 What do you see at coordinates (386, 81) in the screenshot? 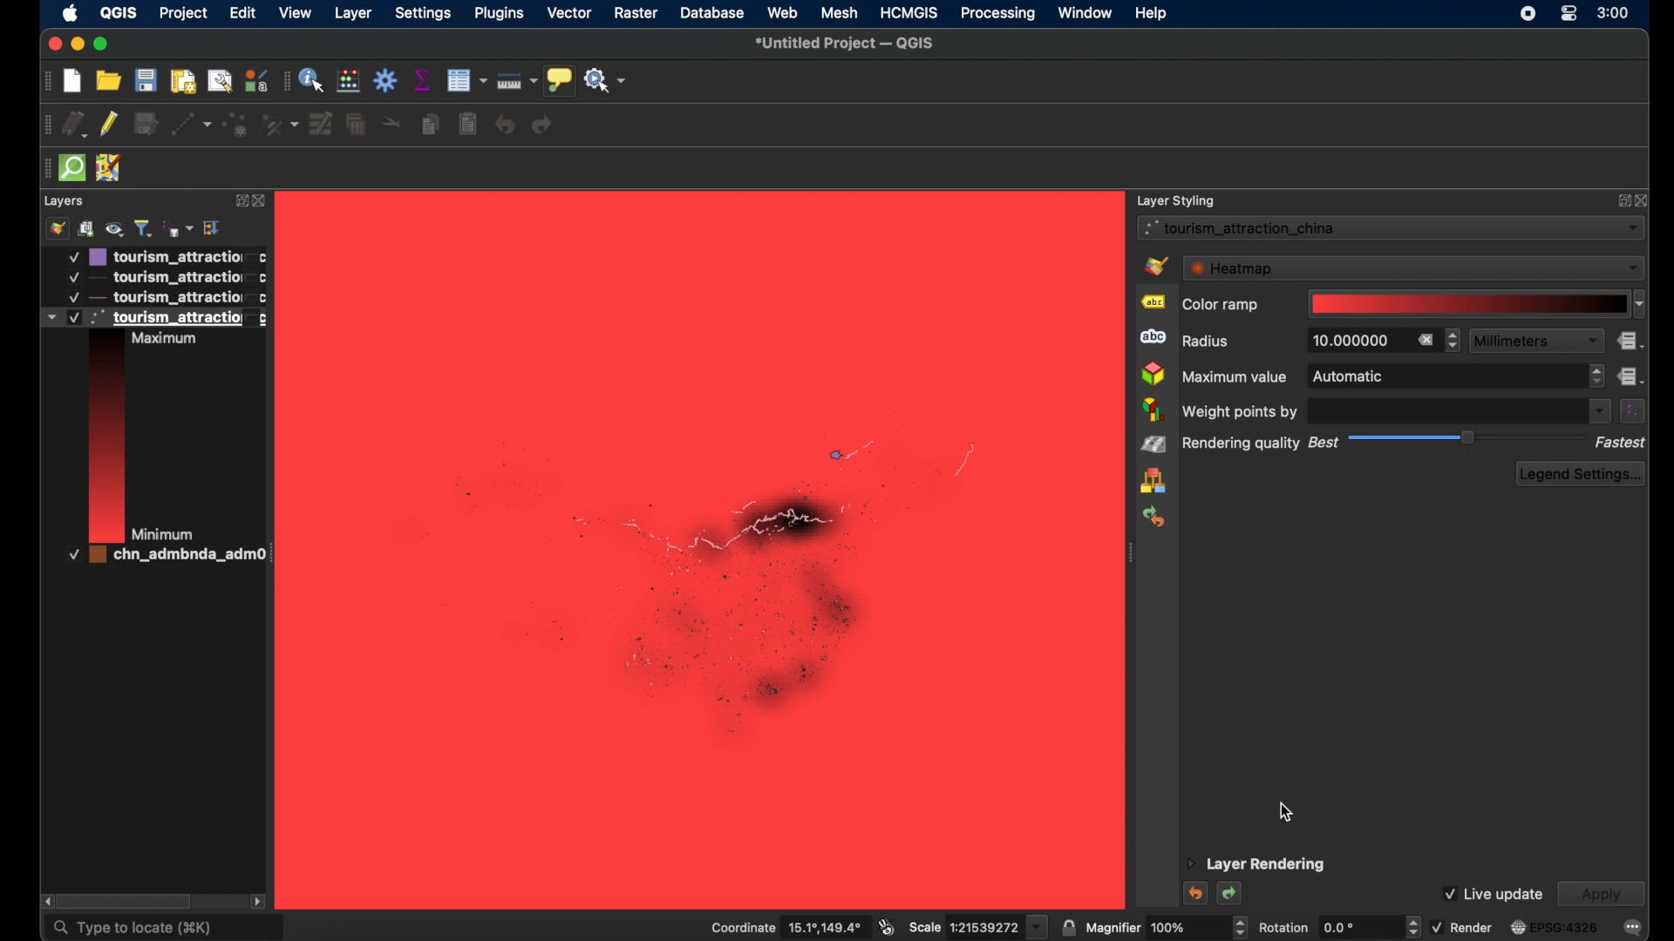
I see `toolbox` at bounding box center [386, 81].